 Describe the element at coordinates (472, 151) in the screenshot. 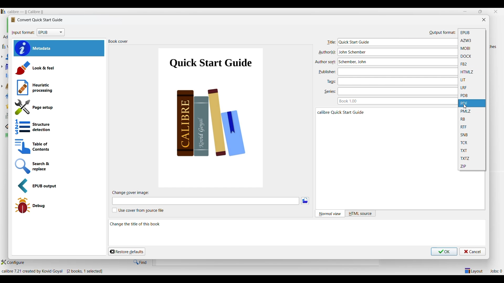

I see `TXT` at that location.